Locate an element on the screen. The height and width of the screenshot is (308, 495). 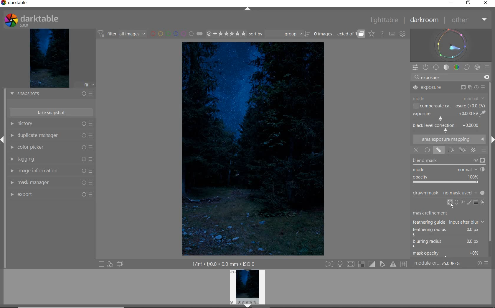
CLOSE is located at coordinates (486, 4).